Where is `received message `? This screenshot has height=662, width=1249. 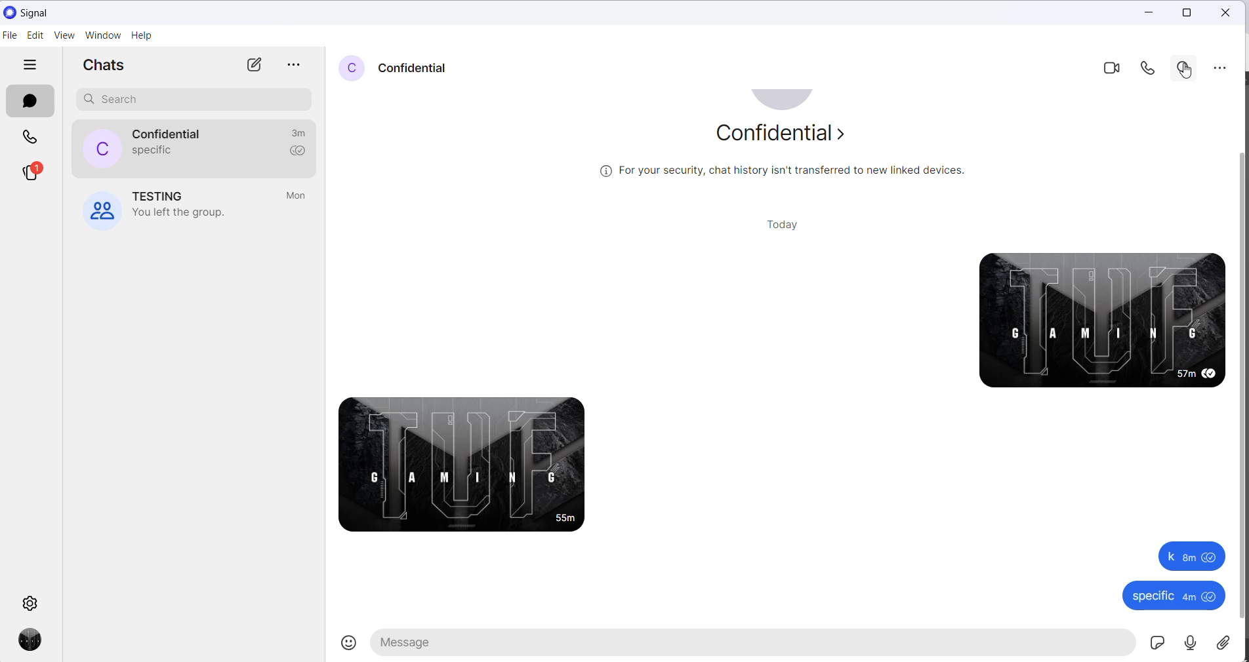
received message  is located at coordinates (474, 467).